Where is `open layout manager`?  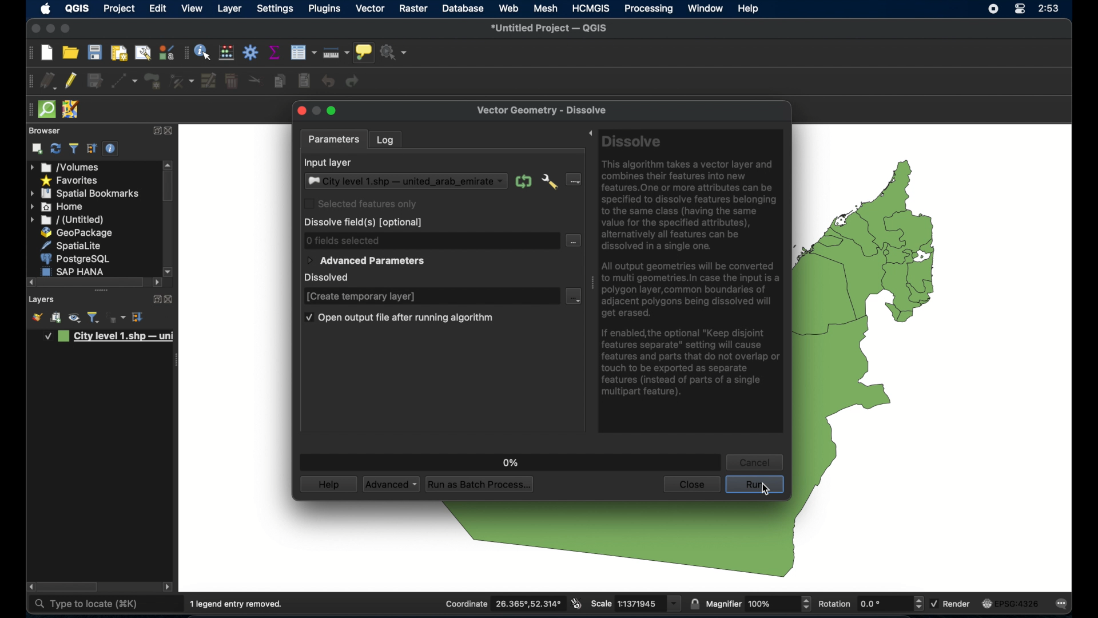
open layout manager is located at coordinates (142, 53).